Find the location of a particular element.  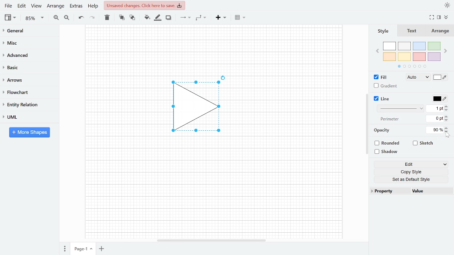

Pages is located at coordinates (64, 249).